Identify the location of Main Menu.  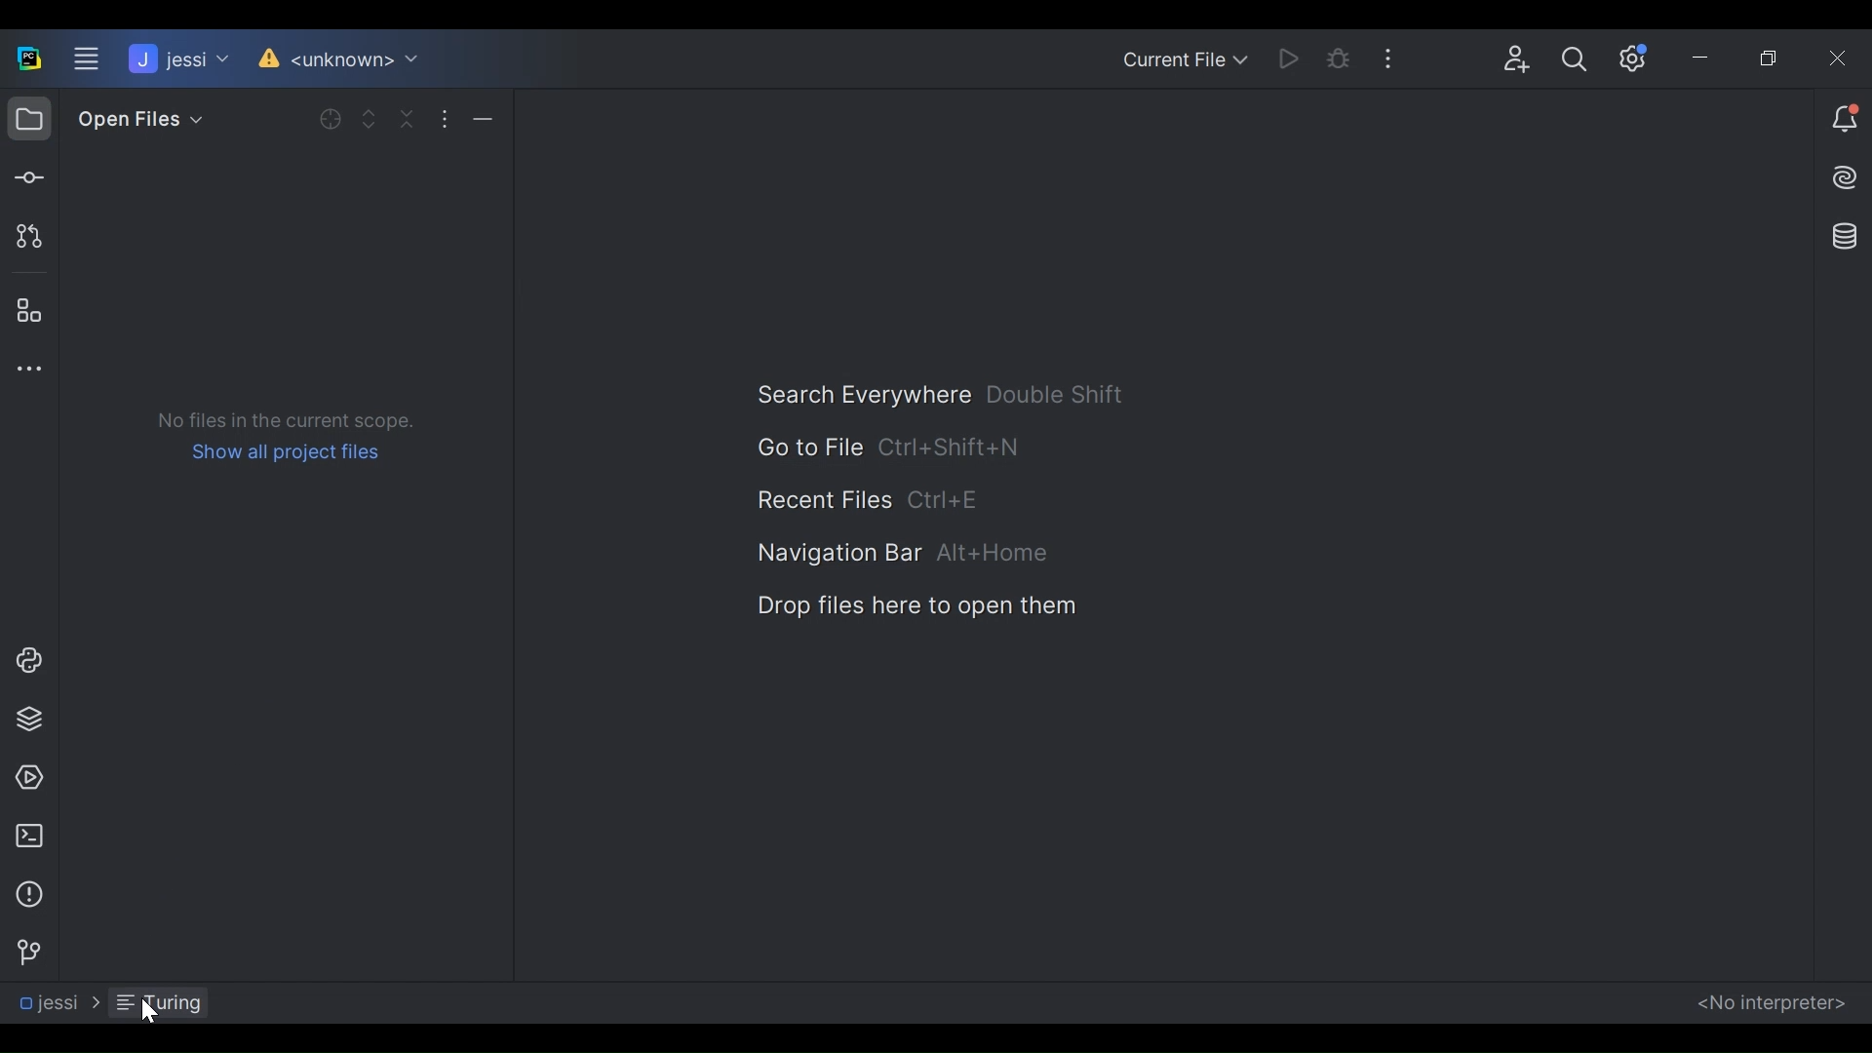
(87, 59).